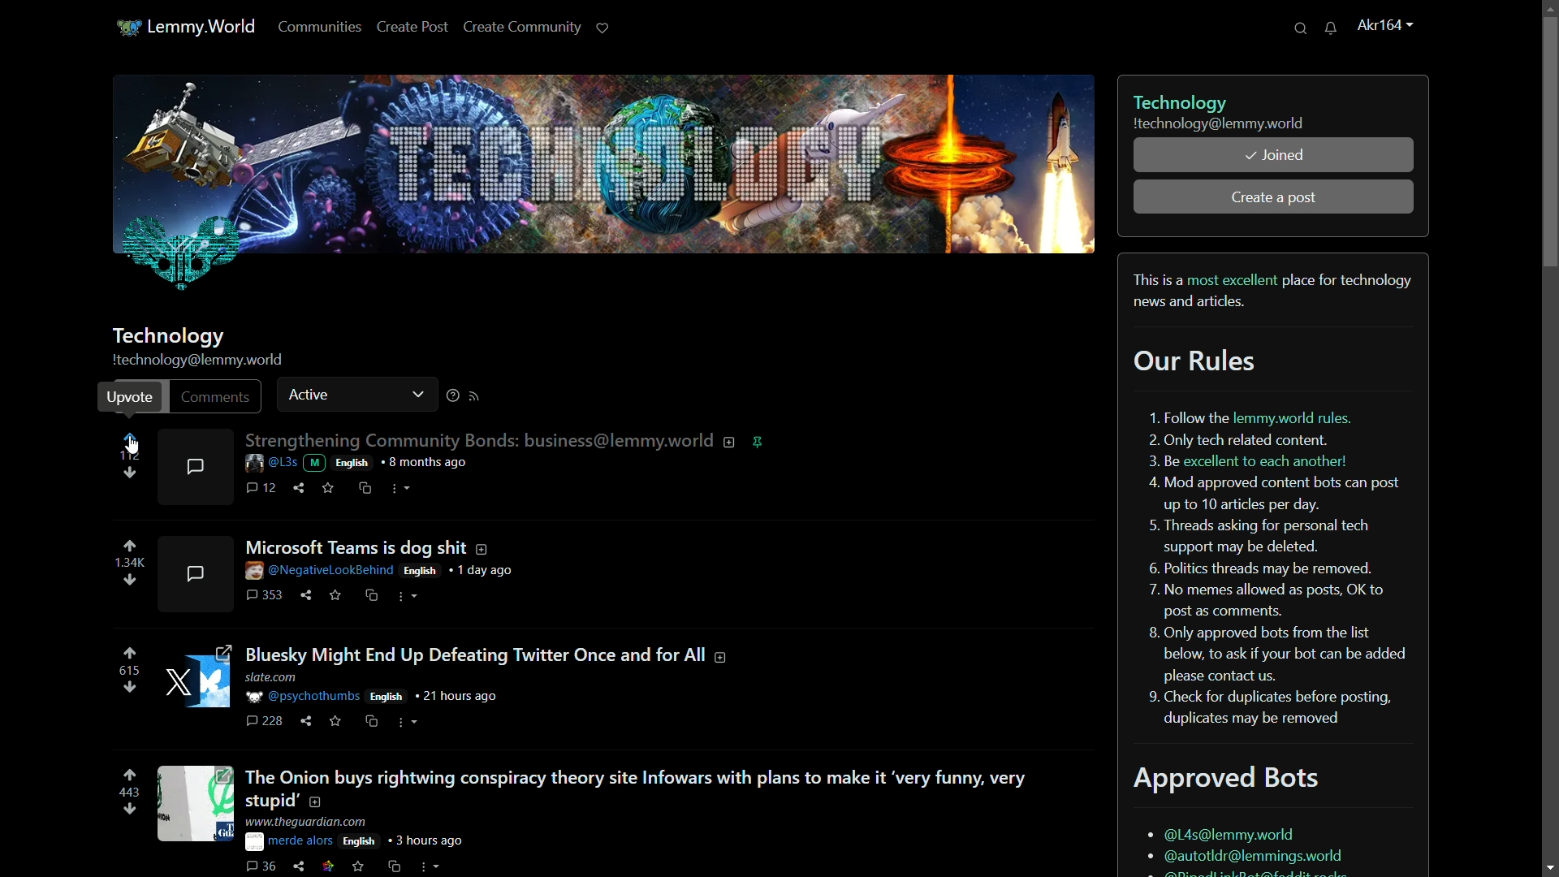  Describe the element at coordinates (525, 28) in the screenshot. I see `create community` at that location.